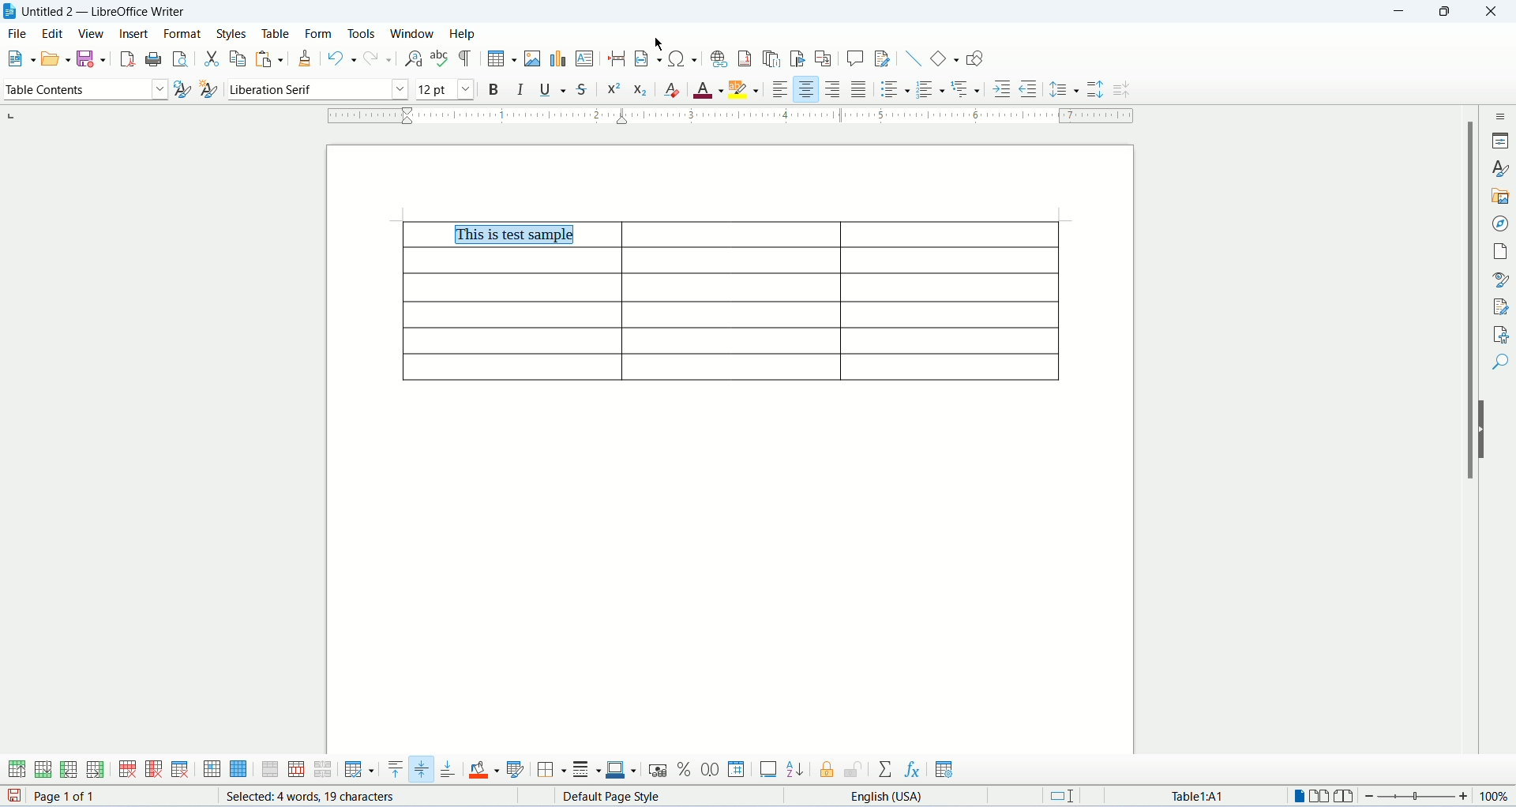 The image size is (1516, 807). I want to click on zoom bar, so click(1420, 798).